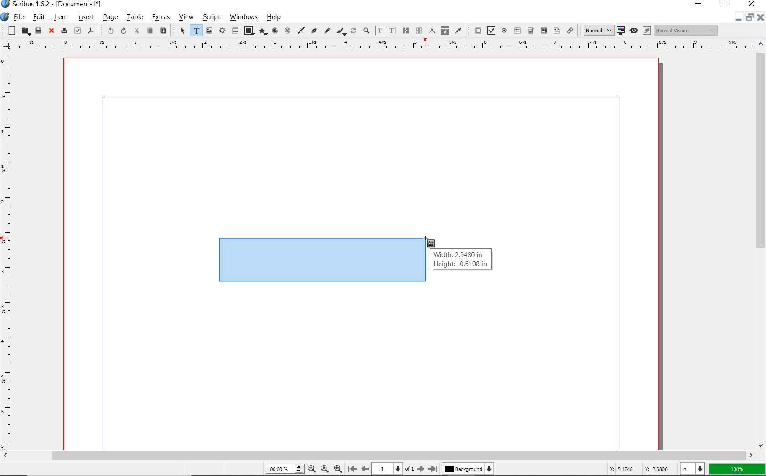 This screenshot has height=476, width=766. Describe the element at coordinates (123, 31) in the screenshot. I see `redo` at that location.